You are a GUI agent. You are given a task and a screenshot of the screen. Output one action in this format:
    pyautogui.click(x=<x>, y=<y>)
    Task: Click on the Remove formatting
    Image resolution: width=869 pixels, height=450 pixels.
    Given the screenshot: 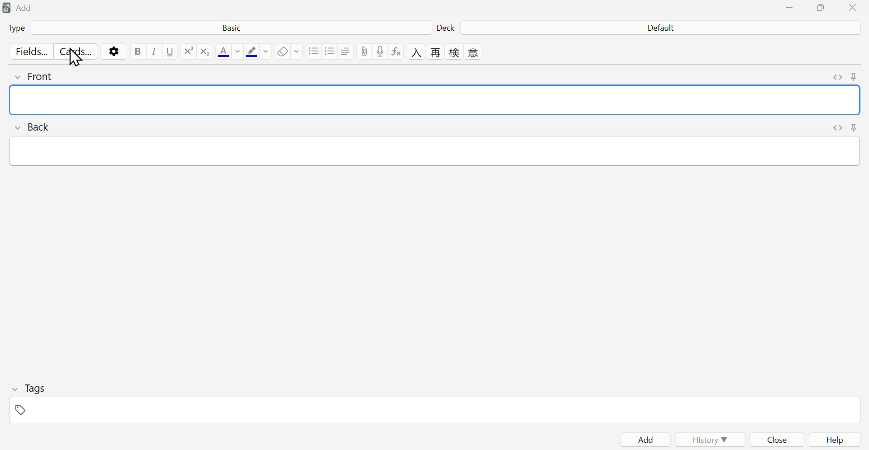 What is the action you would take?
    pyautogui.click(x=282, y=52)
    